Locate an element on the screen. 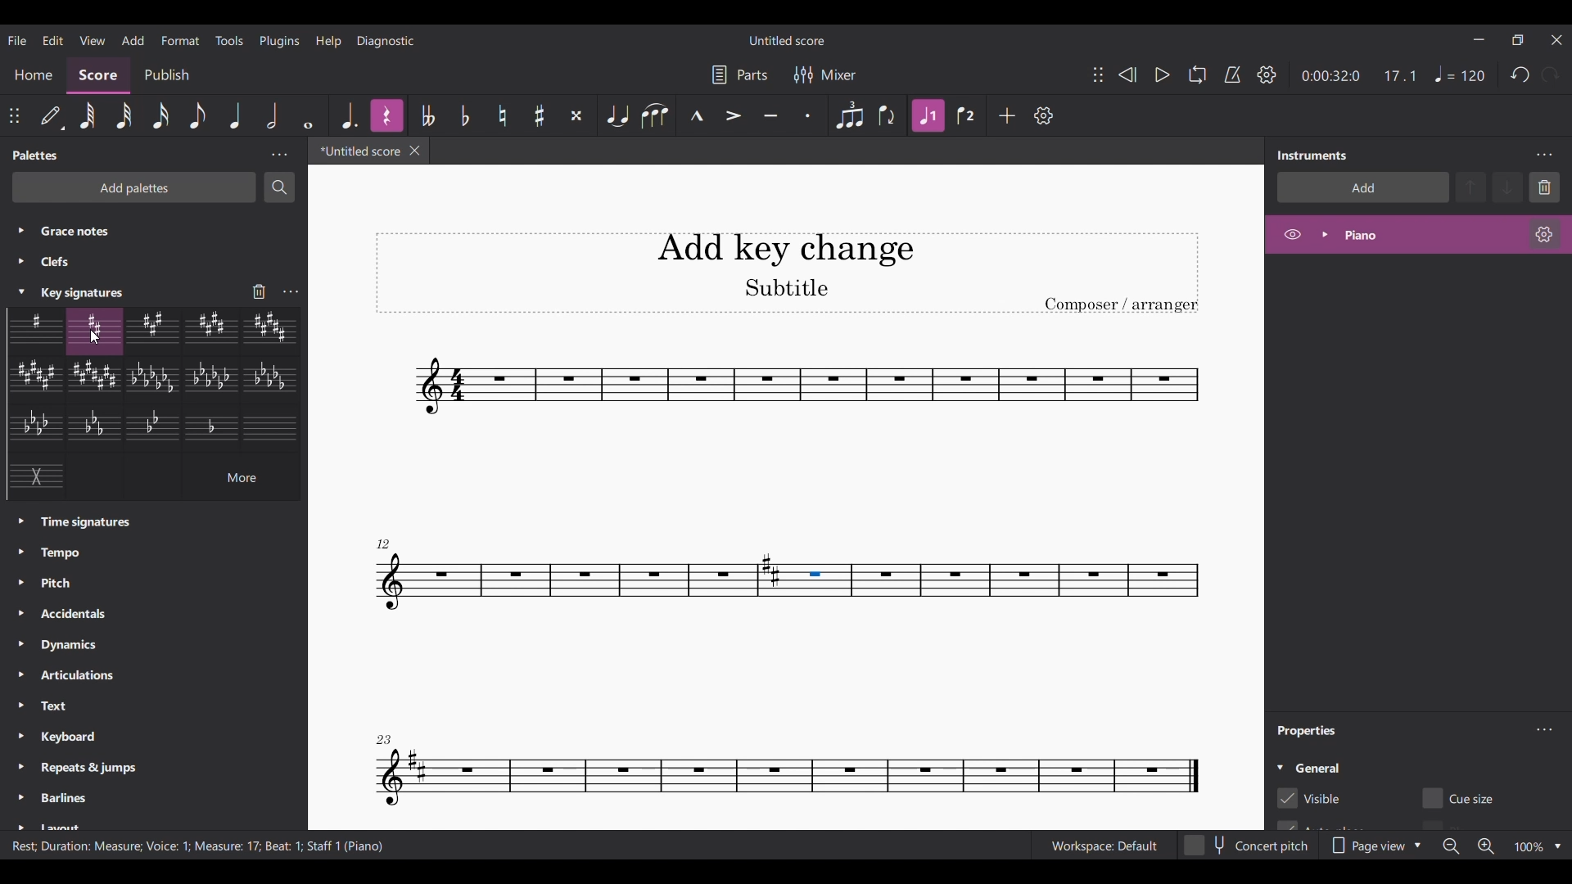 This screenshot has width=1572, height=884. Show interface in a smaller tab is located at coordinates (1517, 40).